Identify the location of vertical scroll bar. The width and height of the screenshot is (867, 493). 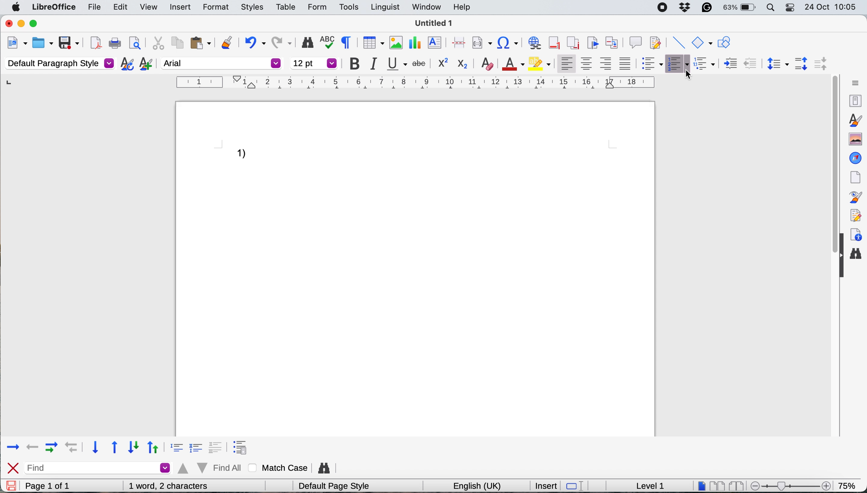
(829, 176).